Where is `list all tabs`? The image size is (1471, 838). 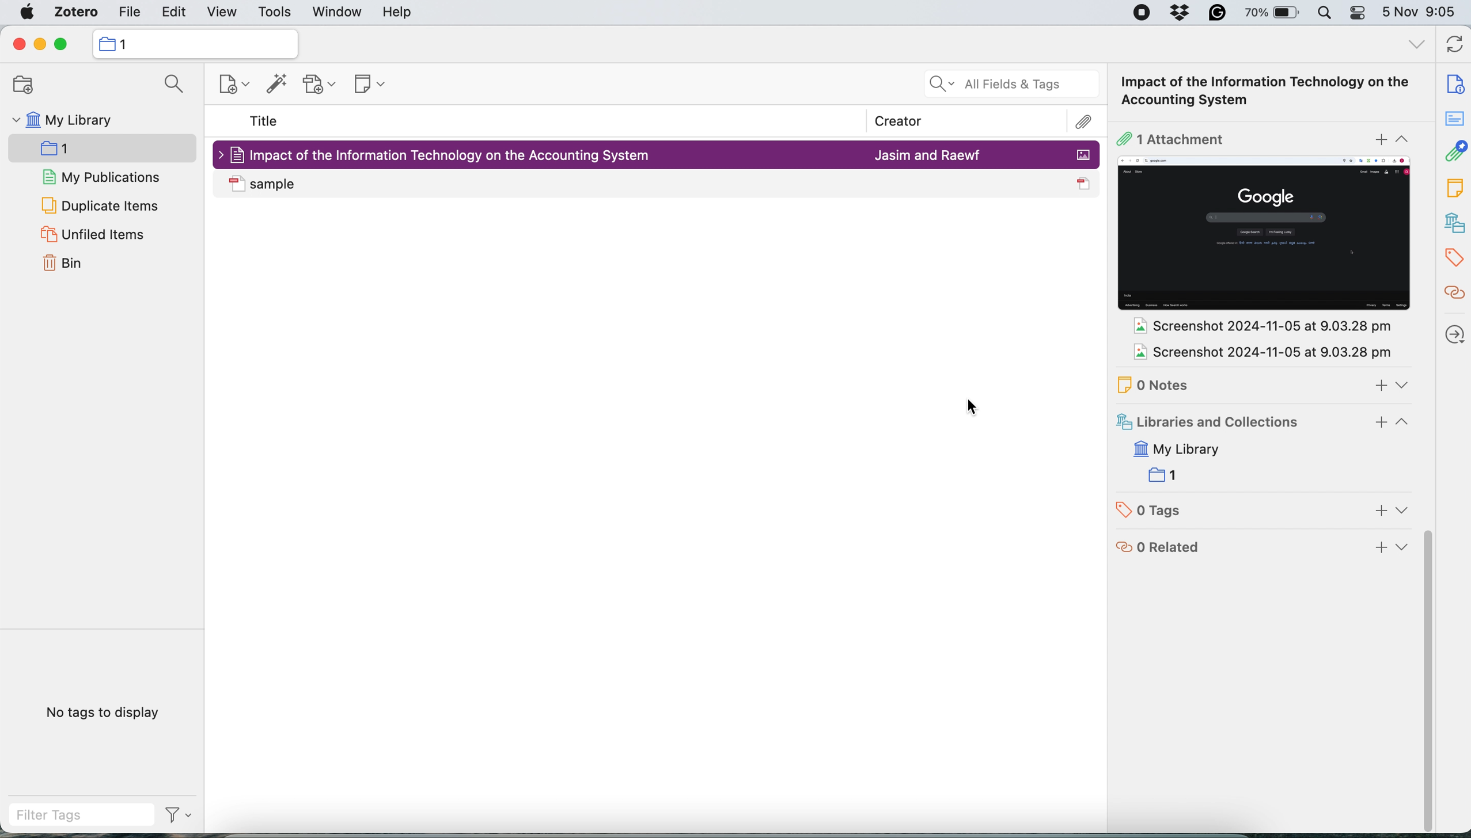
list all tabs is located at coordinates (1415, 44).